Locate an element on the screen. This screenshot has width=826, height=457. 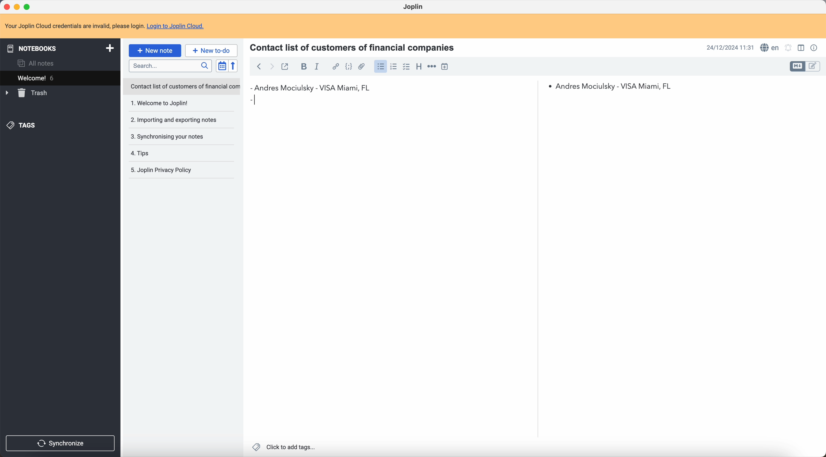
trash is located at coordinates (27, 93).